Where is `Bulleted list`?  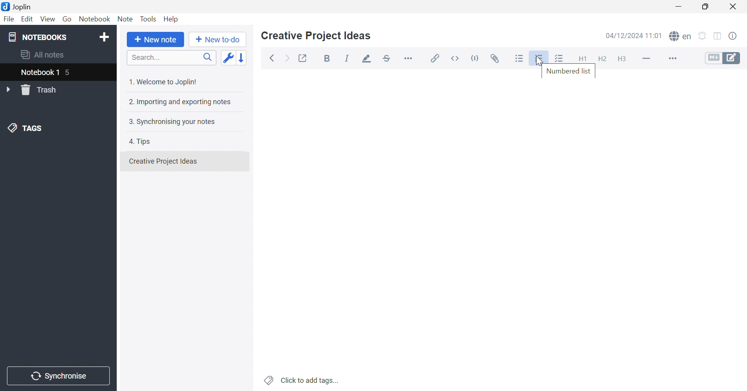 Bulleted list is located at coordinates (519, 58).